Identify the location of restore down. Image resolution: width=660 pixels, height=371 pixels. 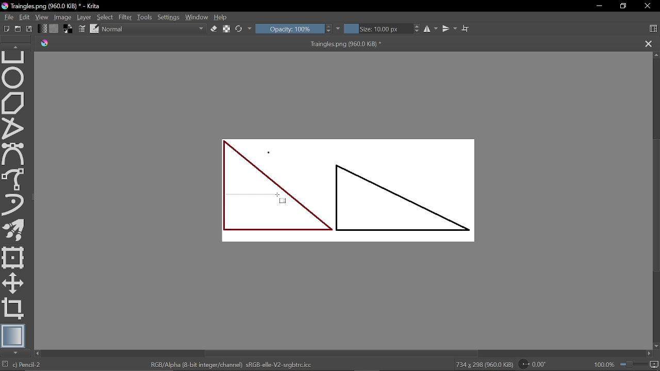
(624, 6).